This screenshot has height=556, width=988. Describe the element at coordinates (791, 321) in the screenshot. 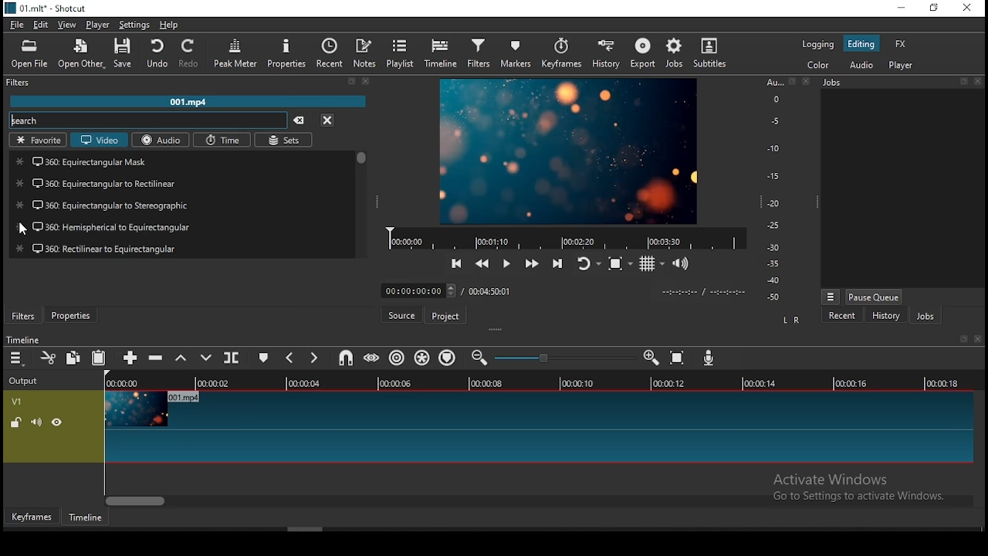

I see `L R` at that location.